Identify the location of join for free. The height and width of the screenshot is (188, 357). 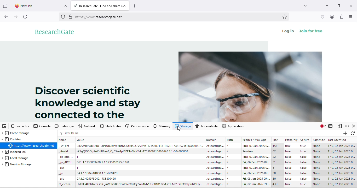
(313, 32).